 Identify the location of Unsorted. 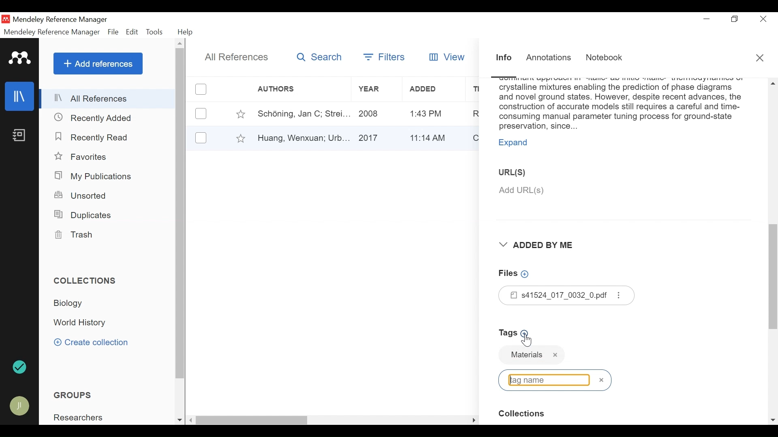
(81, 195).